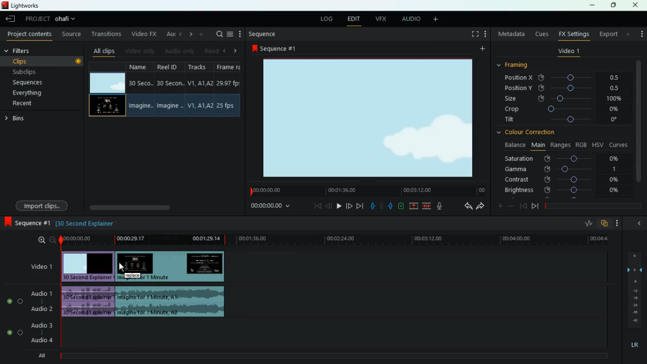  Describe the element at coordinates (438, 20) in the screenshot. I see `more` at that location.